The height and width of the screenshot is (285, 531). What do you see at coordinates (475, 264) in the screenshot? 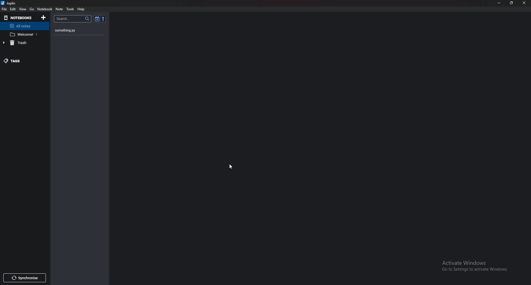
I see `activate windows` at bounding box center [475, 264].